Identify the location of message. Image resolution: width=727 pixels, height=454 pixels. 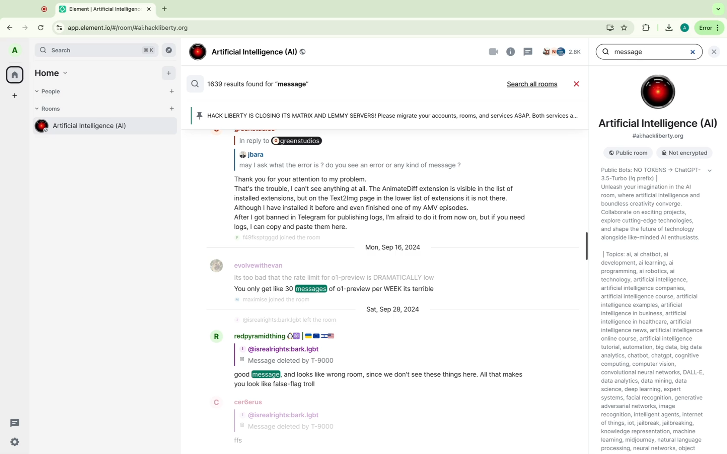
(386, 205).